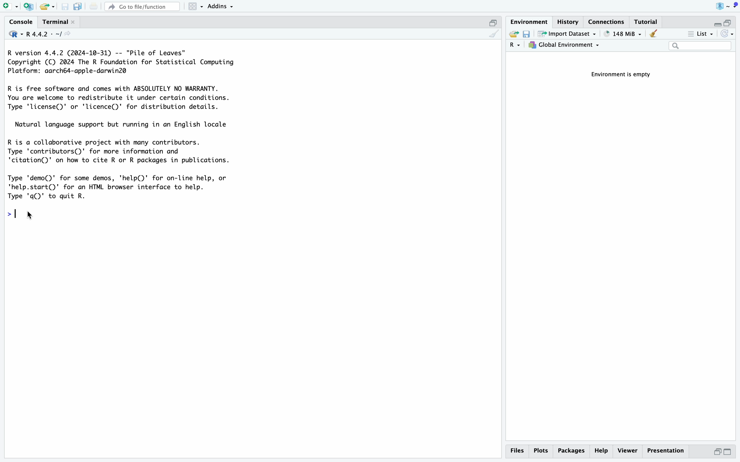 The image size is (740, 462). I want to click on minimize, so click(714, 21).